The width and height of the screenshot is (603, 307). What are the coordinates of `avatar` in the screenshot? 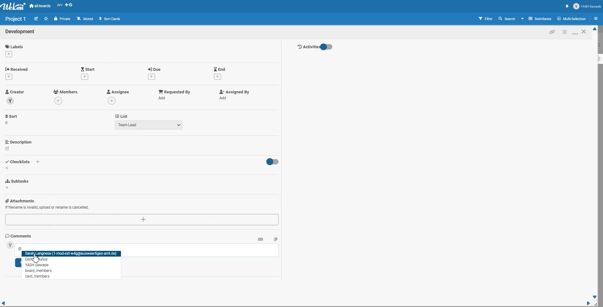 It's located at (10, 245).